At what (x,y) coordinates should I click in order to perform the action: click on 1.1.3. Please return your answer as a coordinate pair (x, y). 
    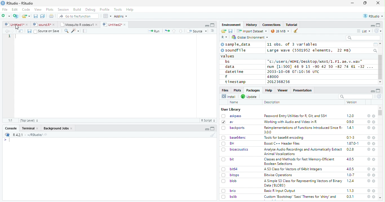
    Looking at the image, I should click on (350, 190).